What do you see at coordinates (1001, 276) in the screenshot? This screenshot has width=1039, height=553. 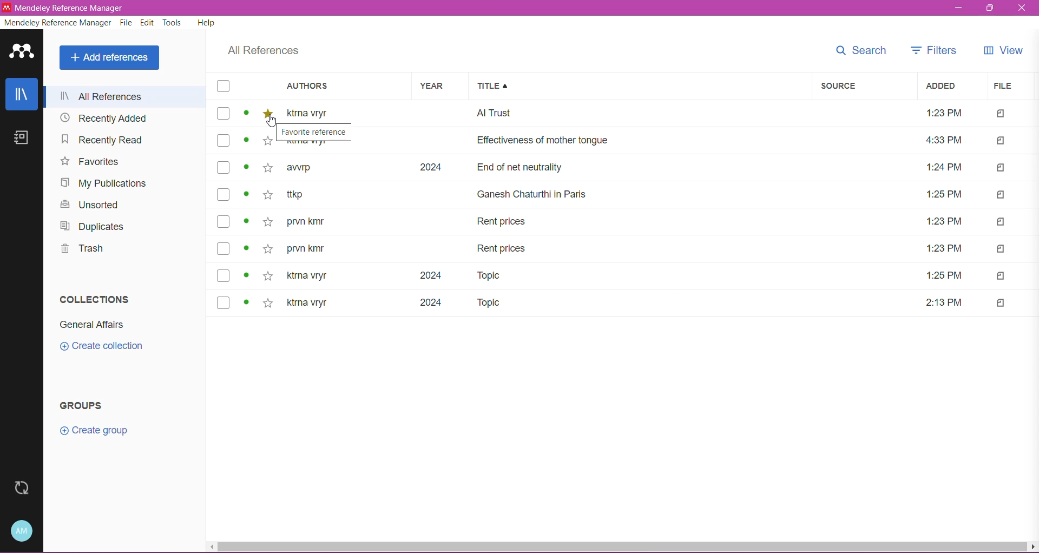 I see `Indicates file type` at bounding box center [1001, 276].